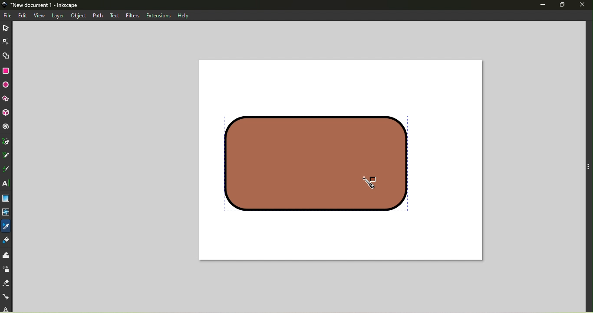 This screenshot has width=593, height=313. I want to click on Text tool, so click(7, 184).